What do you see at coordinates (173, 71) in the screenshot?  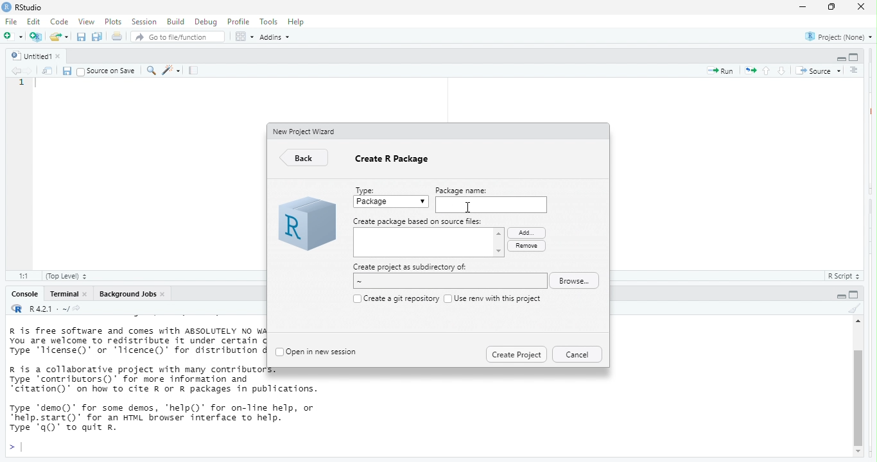 I see `code tools` at bounding box center [173, 71].